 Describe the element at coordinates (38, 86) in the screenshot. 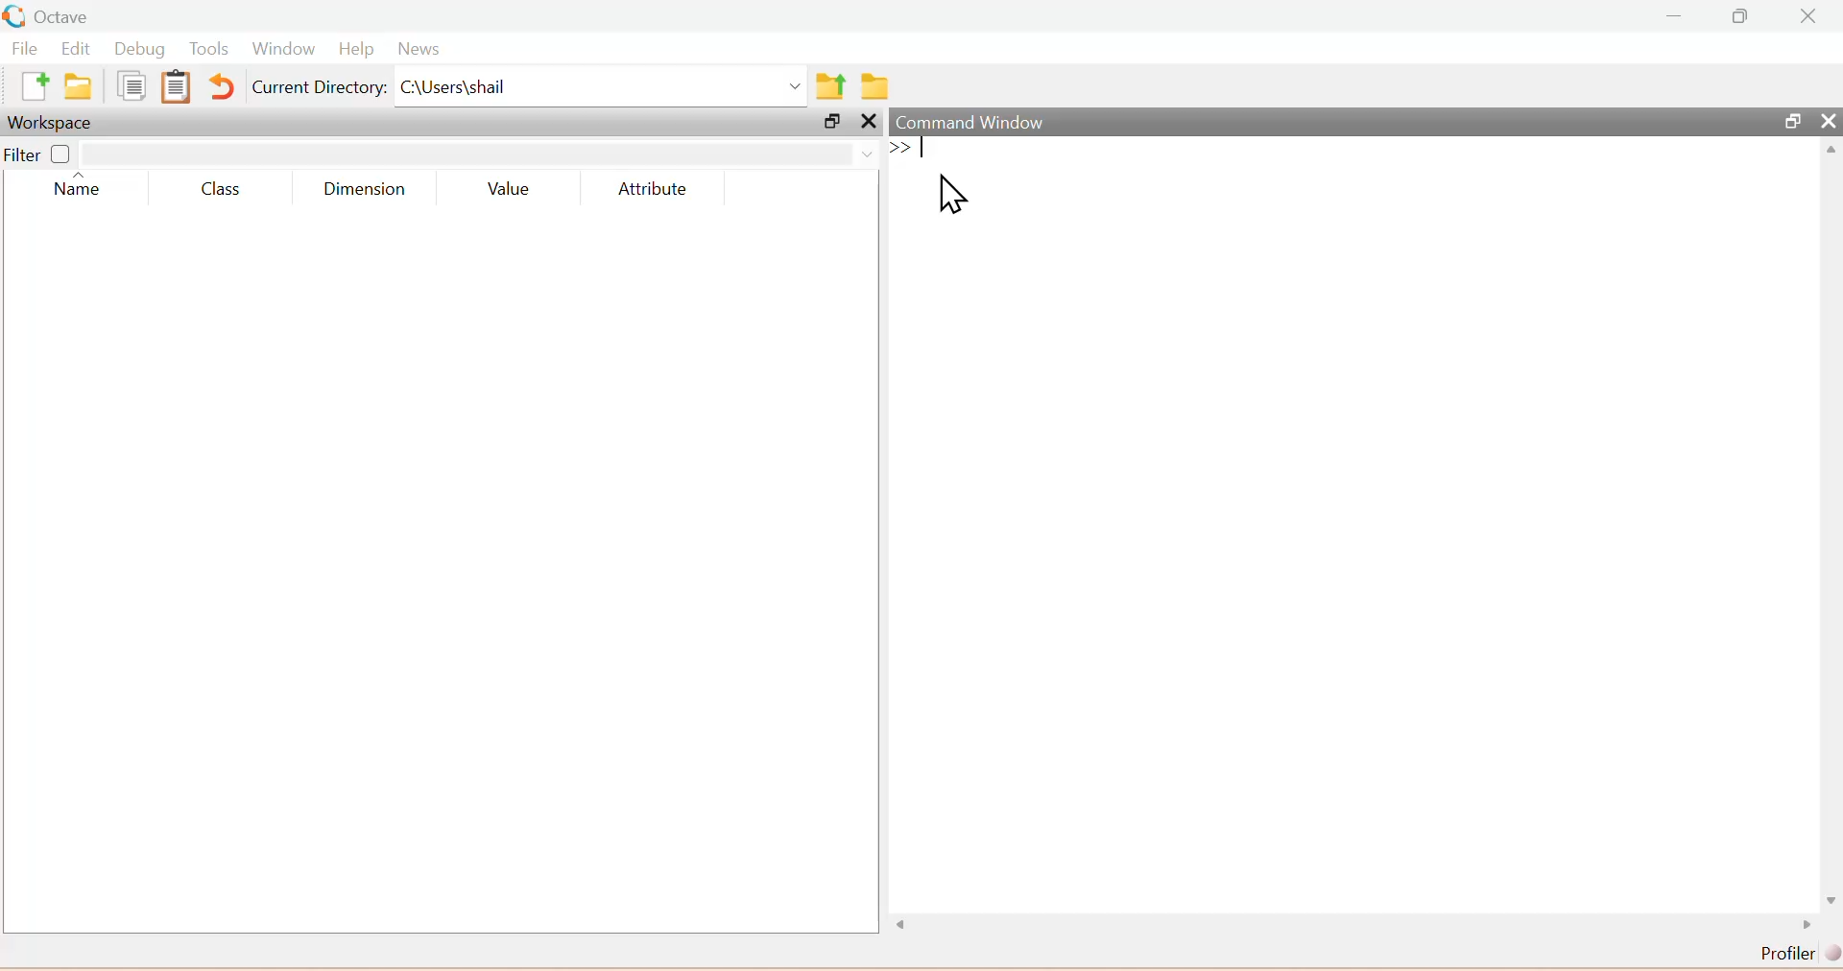

I see `new script` at that location.